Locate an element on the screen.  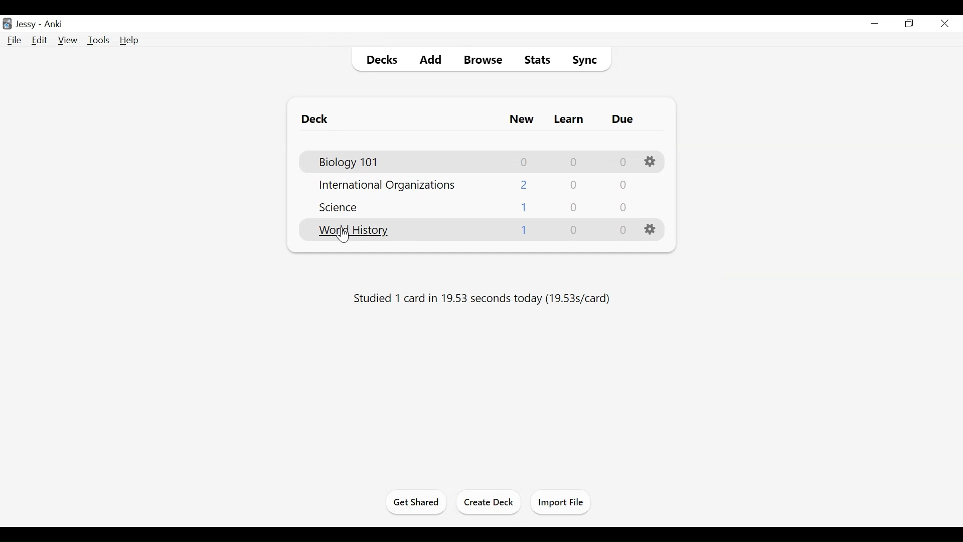
Due Cards Count is located at coordinates (622, 207).